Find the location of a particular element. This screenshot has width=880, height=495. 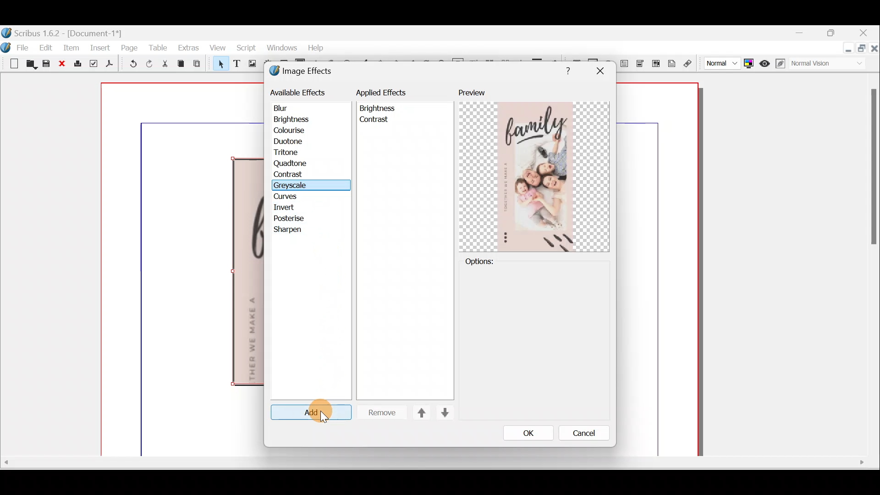

Table is located at coordinates (159, 49).